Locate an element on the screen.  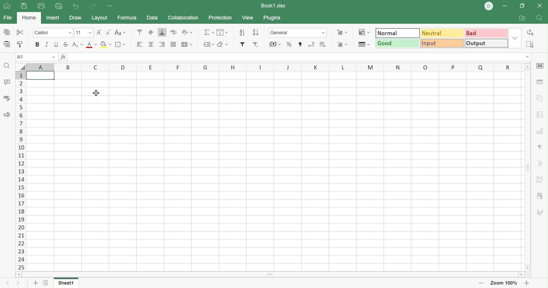
Comments is located at coordinates (7, 82).